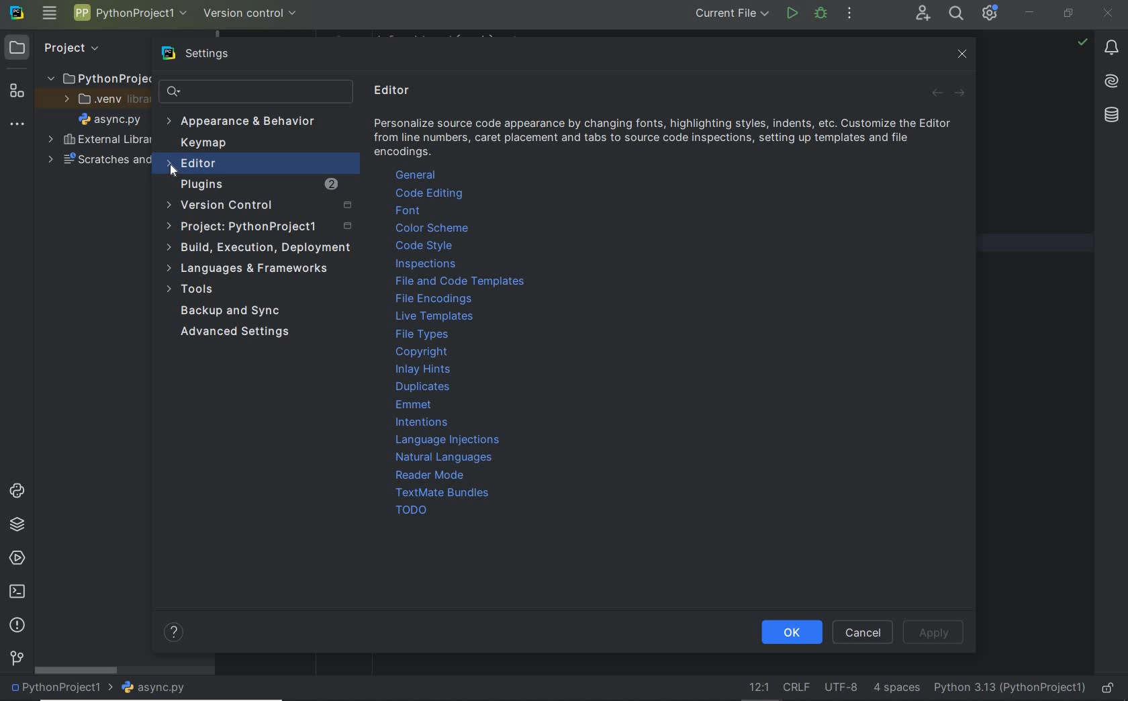  I want to click on indent, so click(895, 688).